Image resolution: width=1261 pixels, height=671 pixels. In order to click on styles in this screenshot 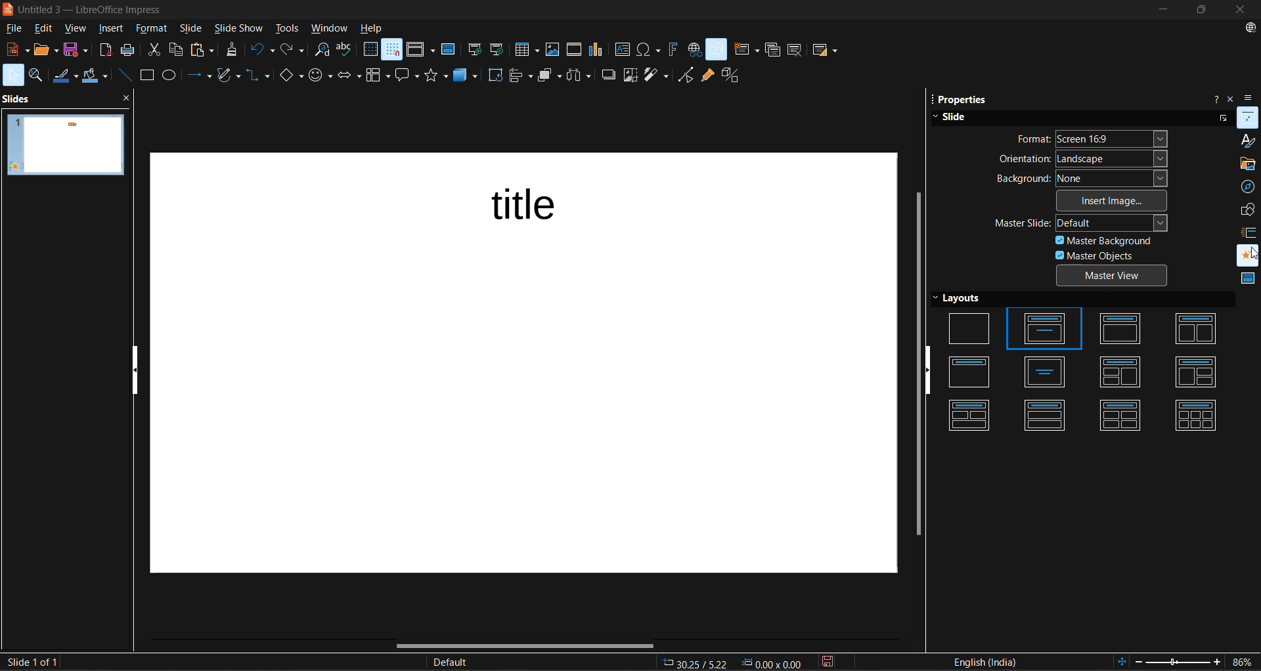, I will do `click(1249, 139)`.